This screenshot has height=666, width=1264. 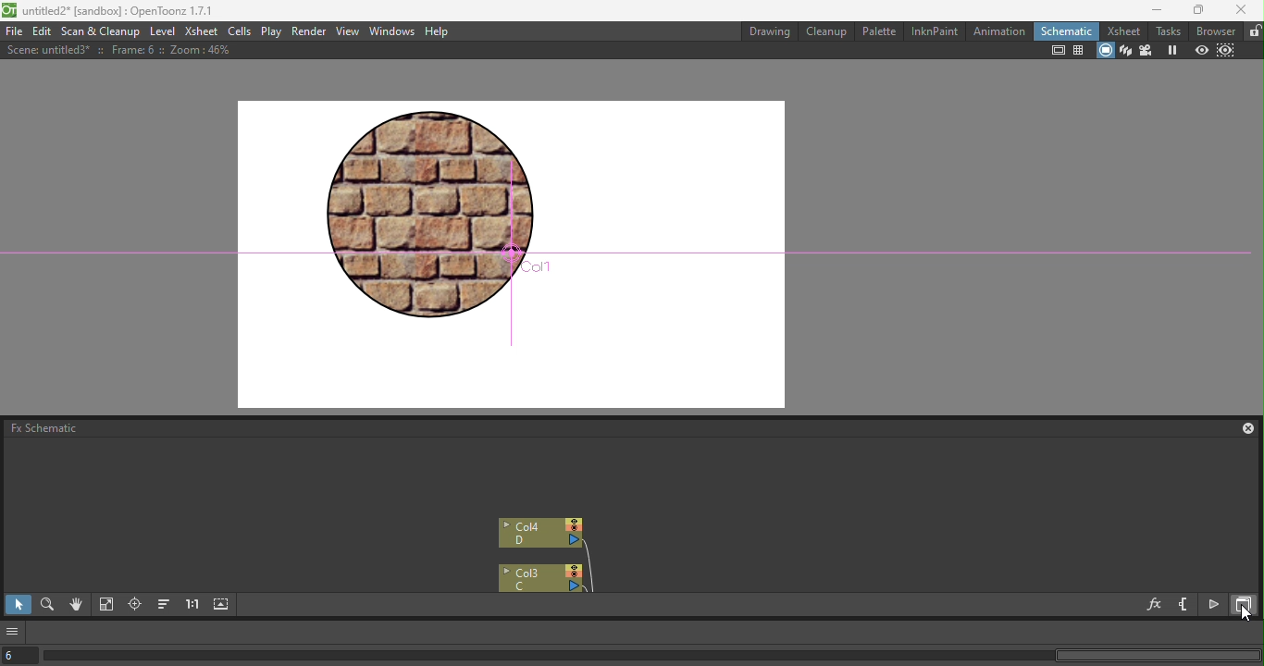 I want to click on Toggle Fx/Stage Schematic, so click(x=1246, y=605).